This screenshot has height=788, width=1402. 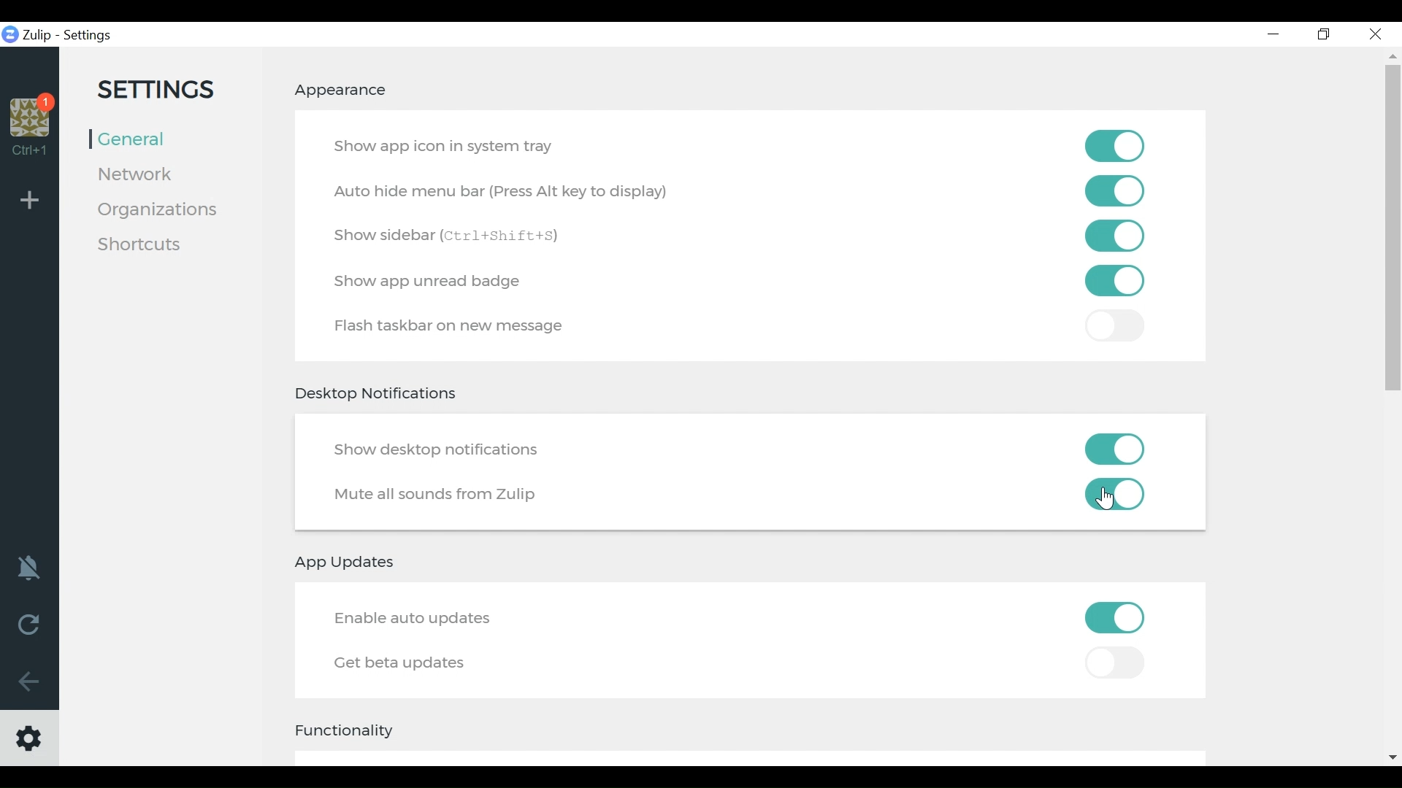 What do you see at coordinates (439, 496) in the screenshot?
I see `Mute all sounds from Zulip` at bounding box center [439, 496].